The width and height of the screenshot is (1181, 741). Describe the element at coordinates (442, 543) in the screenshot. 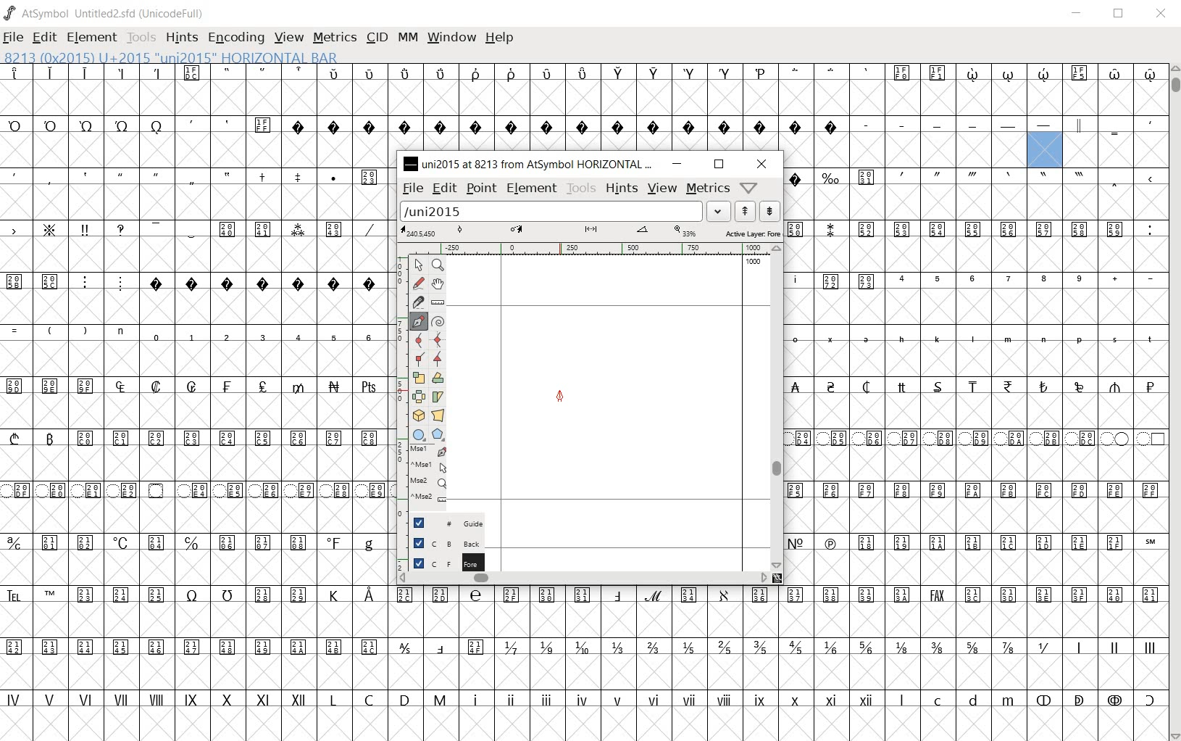

I see `Background` at that location.